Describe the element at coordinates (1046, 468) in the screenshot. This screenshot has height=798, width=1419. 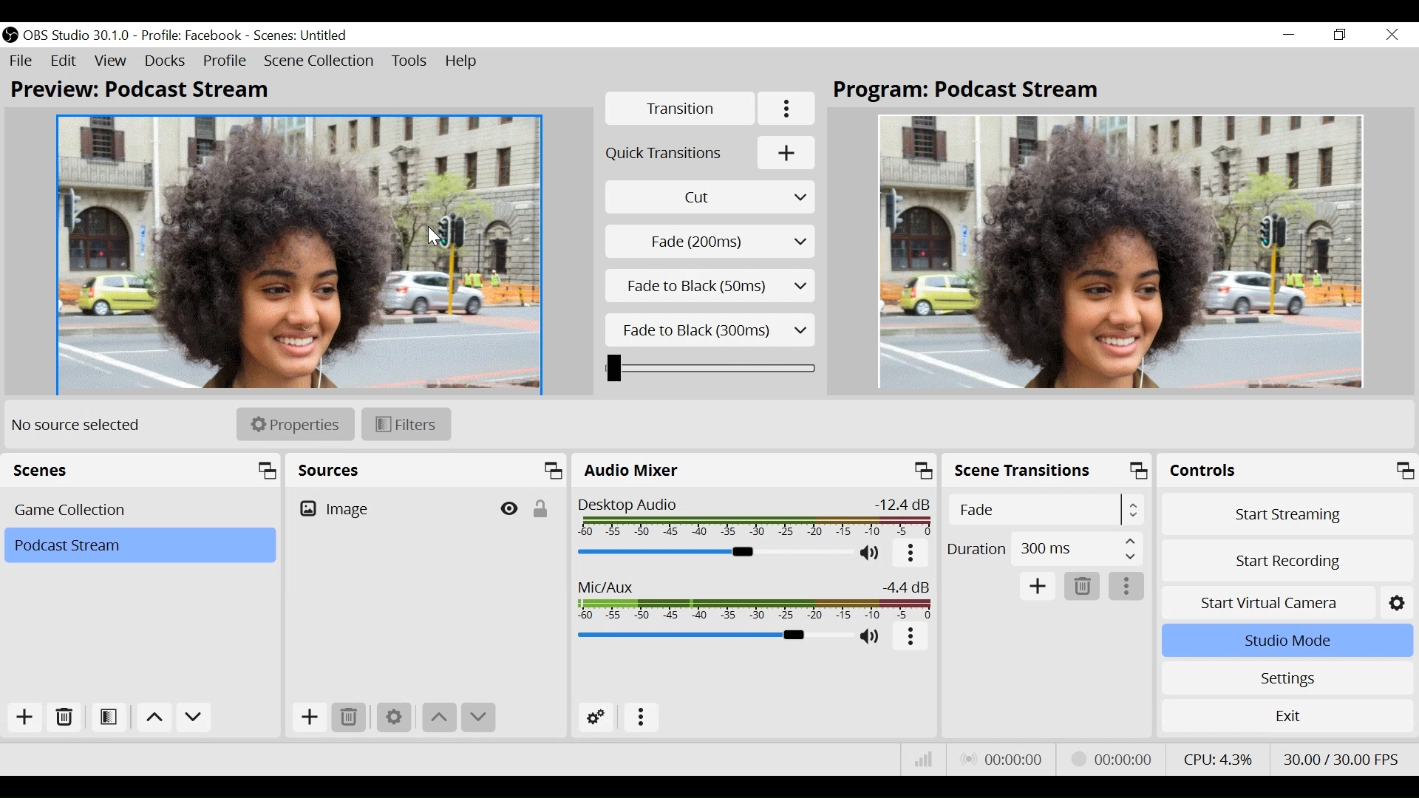
I see `Scene Transition` at that location.